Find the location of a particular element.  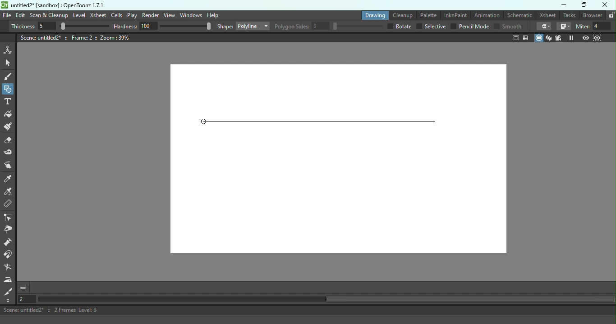

RGB picker tool is located at coordinates (9, 193).